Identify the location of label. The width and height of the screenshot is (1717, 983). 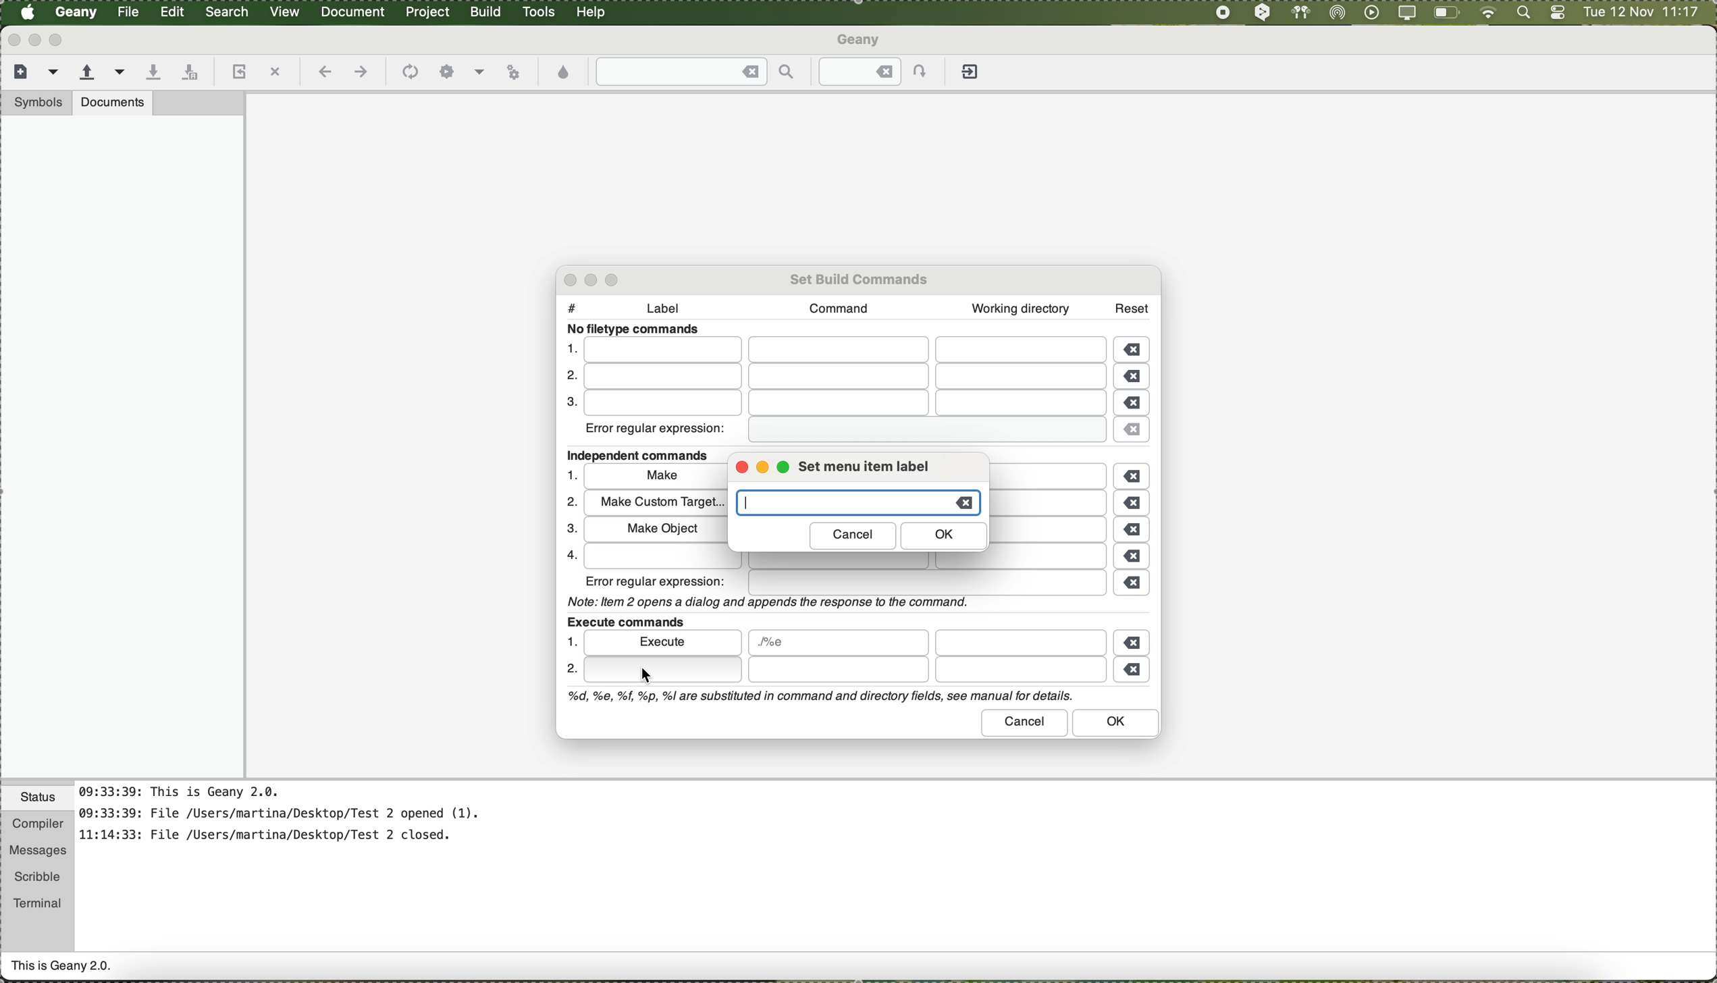
(670, 311).